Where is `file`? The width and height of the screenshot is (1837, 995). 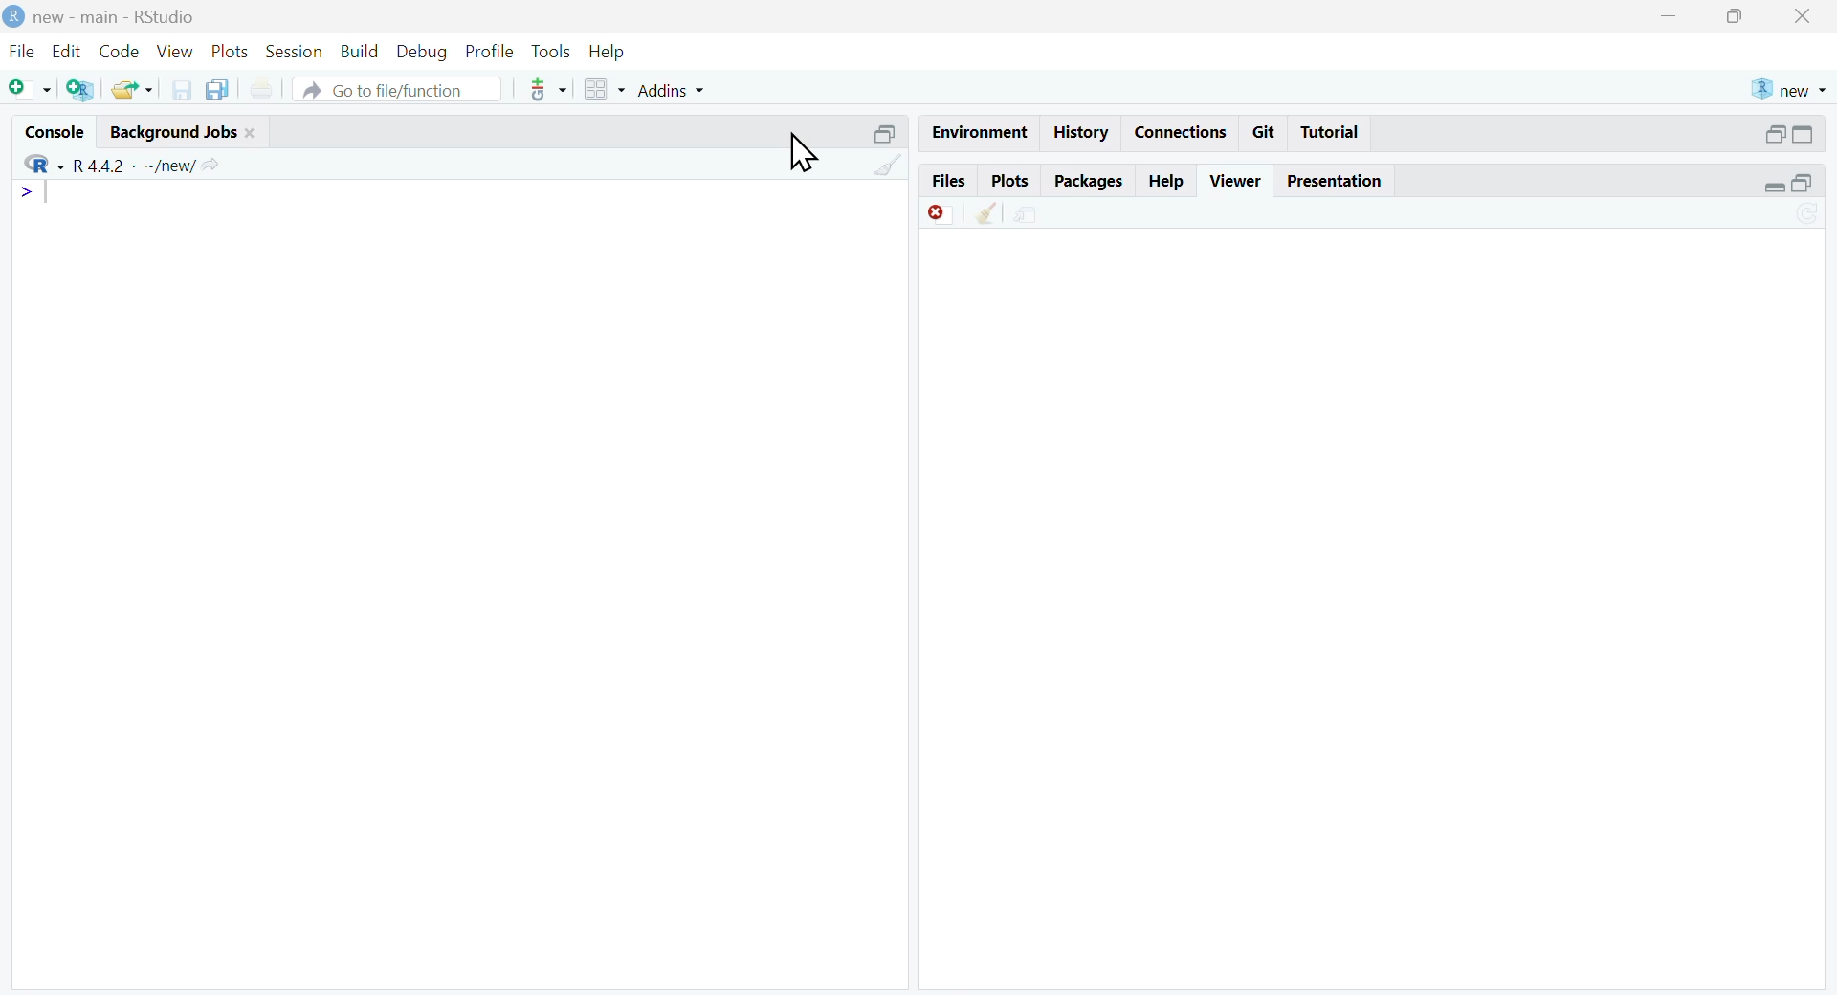
file is located at coordinates (22, 51).